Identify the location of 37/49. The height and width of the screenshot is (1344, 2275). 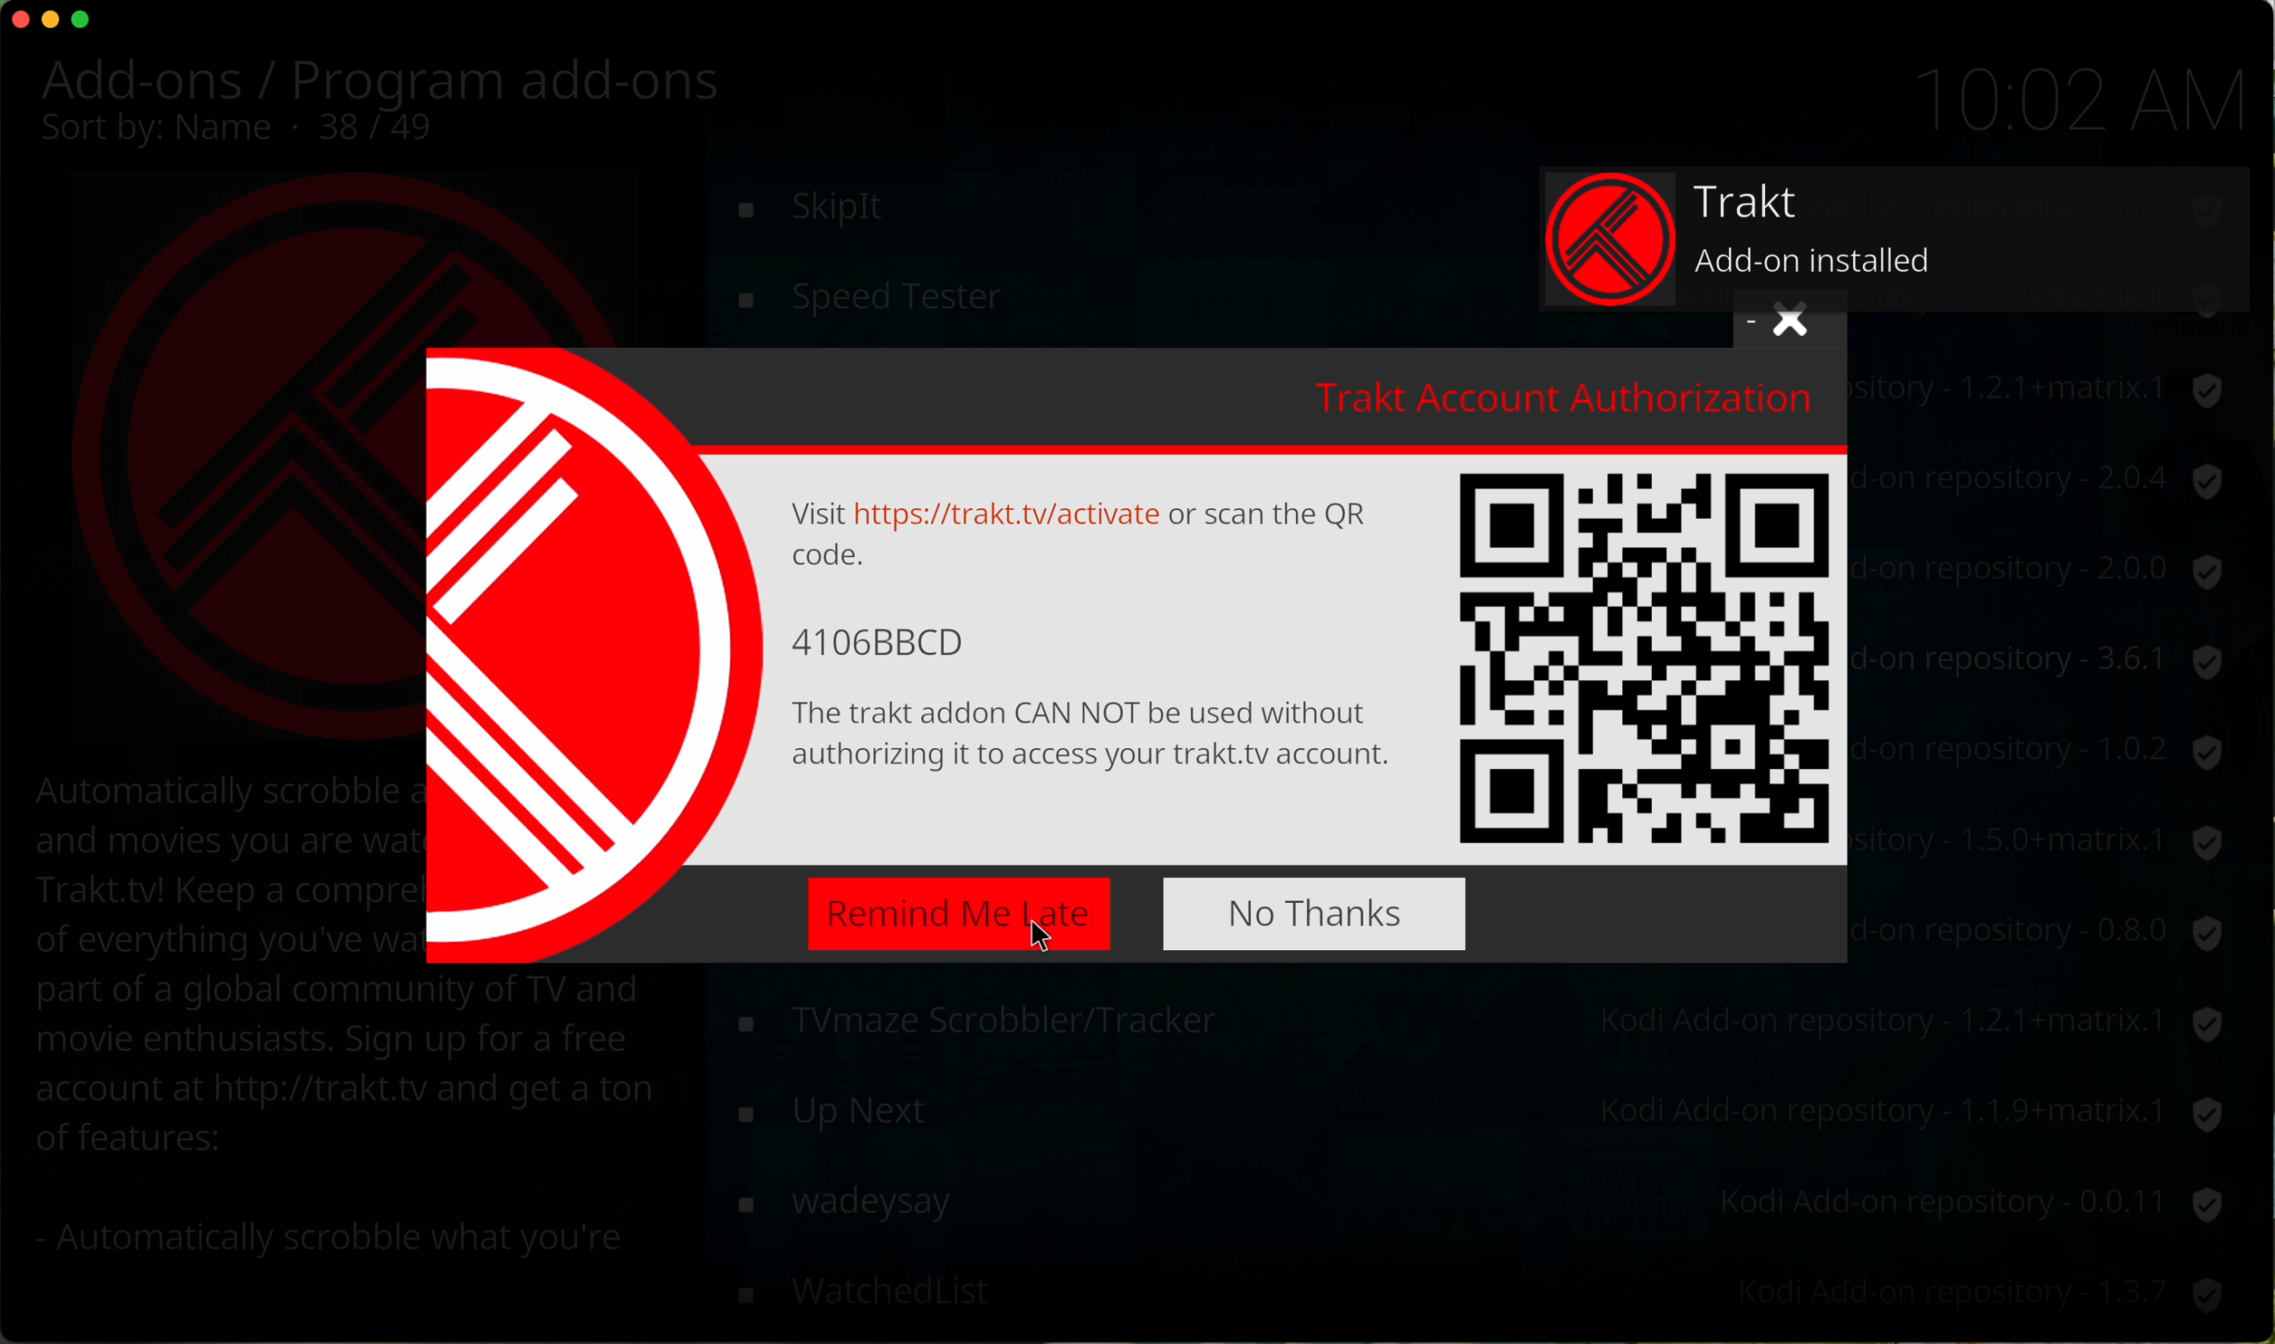
(385, 128).